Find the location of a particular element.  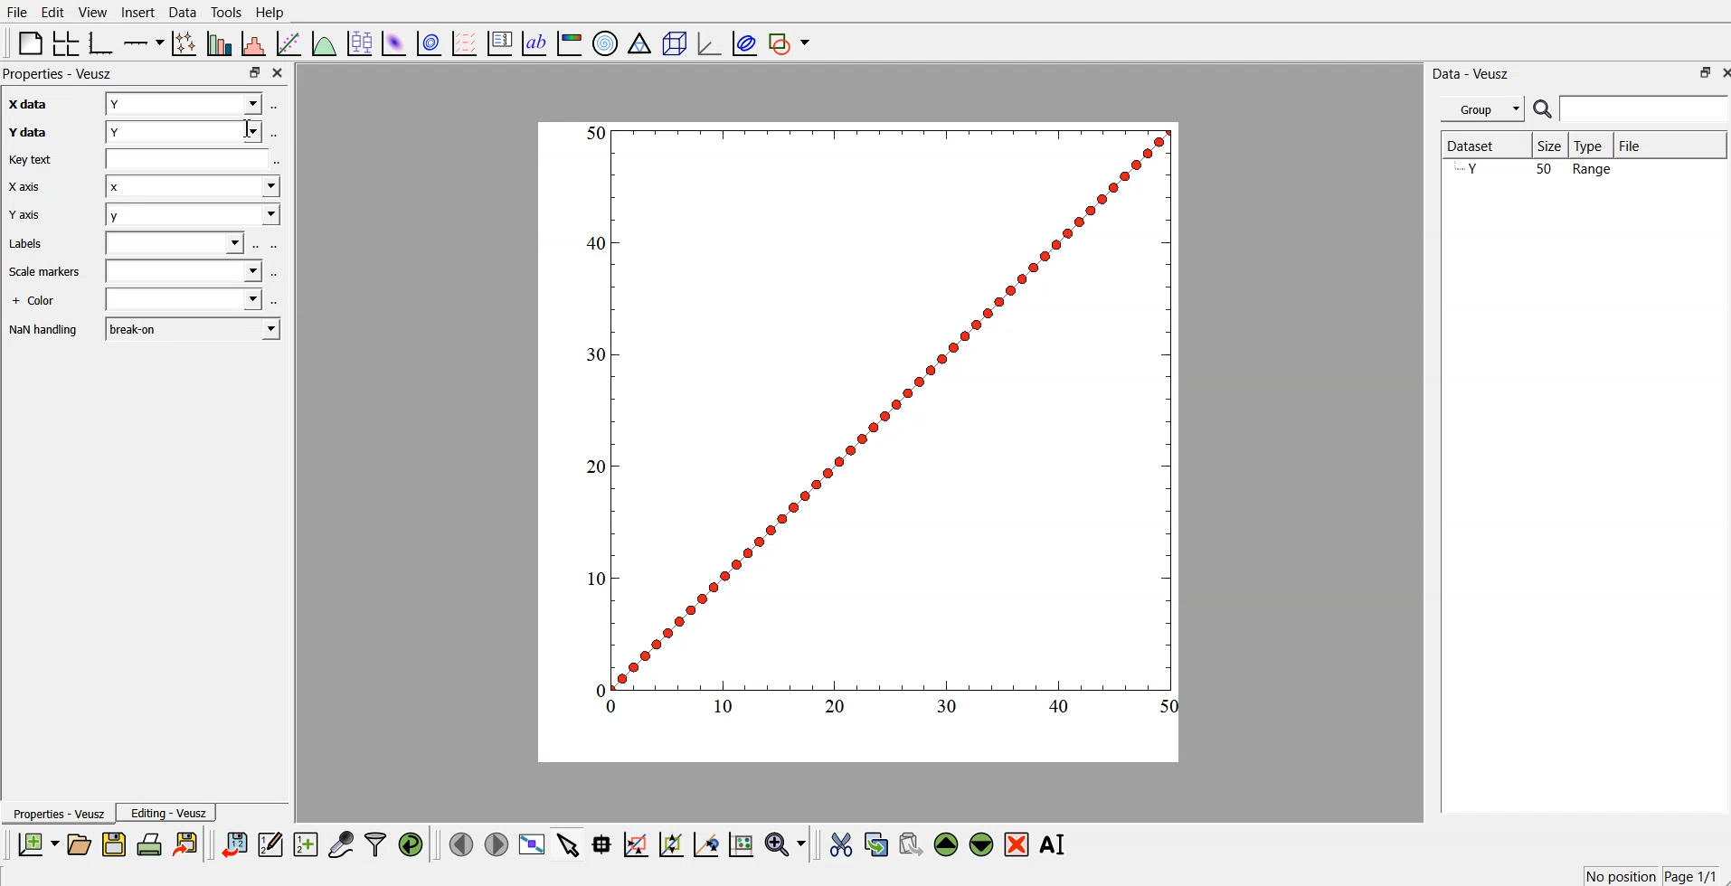

minimise is located at coordinates (1699, 72).